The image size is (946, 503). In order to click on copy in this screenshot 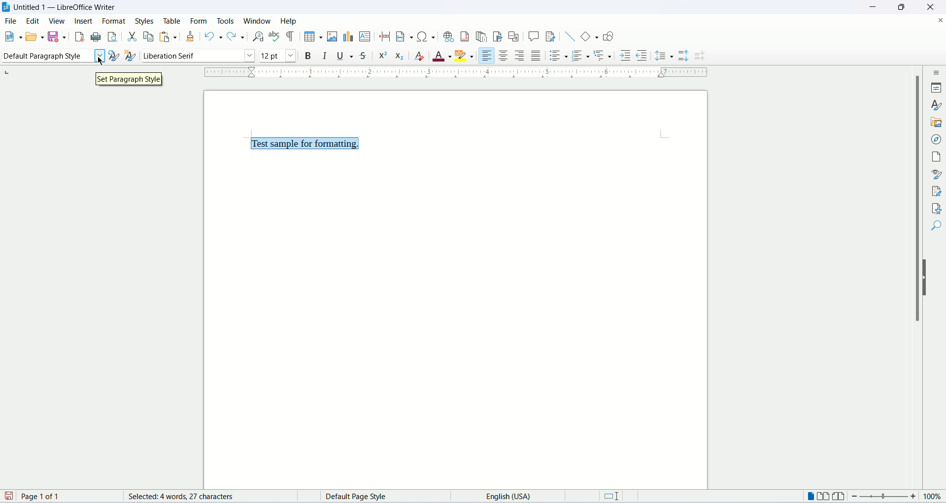, I will do `click(146, 36)`.